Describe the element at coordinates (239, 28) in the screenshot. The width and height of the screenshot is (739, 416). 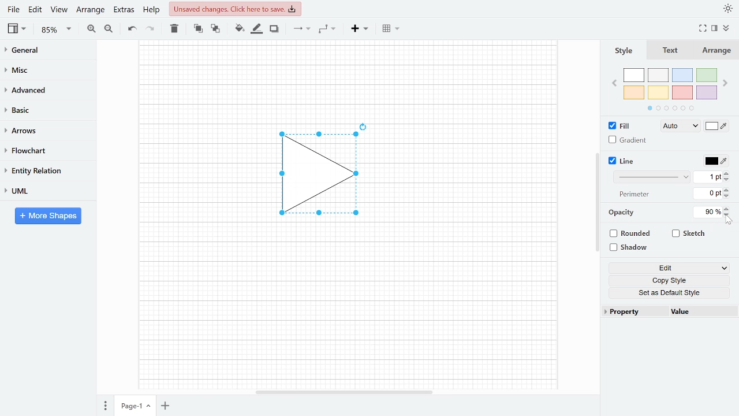
I see `Fill color` at that location.